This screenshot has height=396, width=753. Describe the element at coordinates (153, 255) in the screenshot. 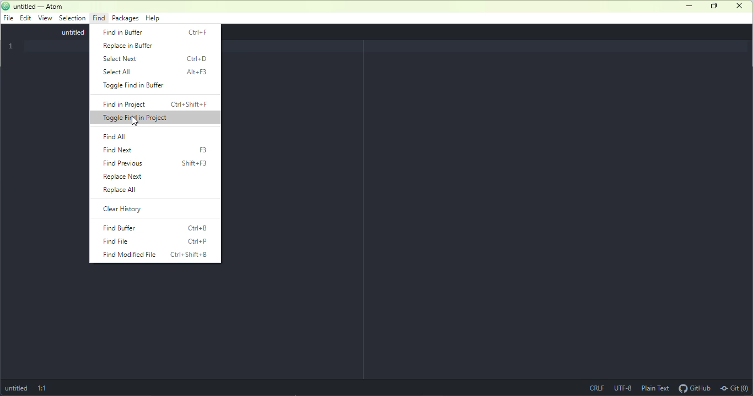

I see `find modified file` at that location.